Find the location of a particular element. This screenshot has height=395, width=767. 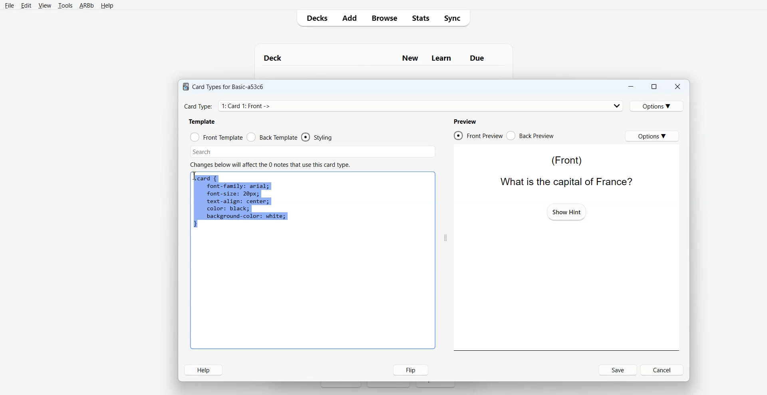

File is located at coordinates (9, 5).